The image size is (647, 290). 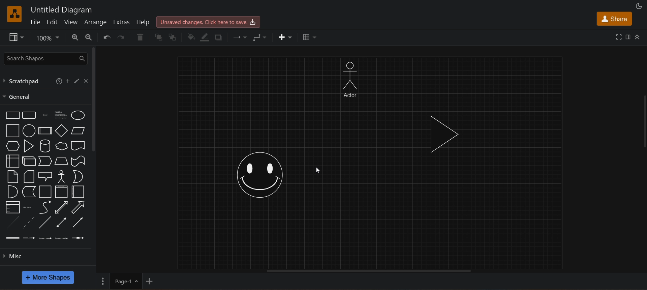 I want to click on manshape, so click(x=354, y=77).